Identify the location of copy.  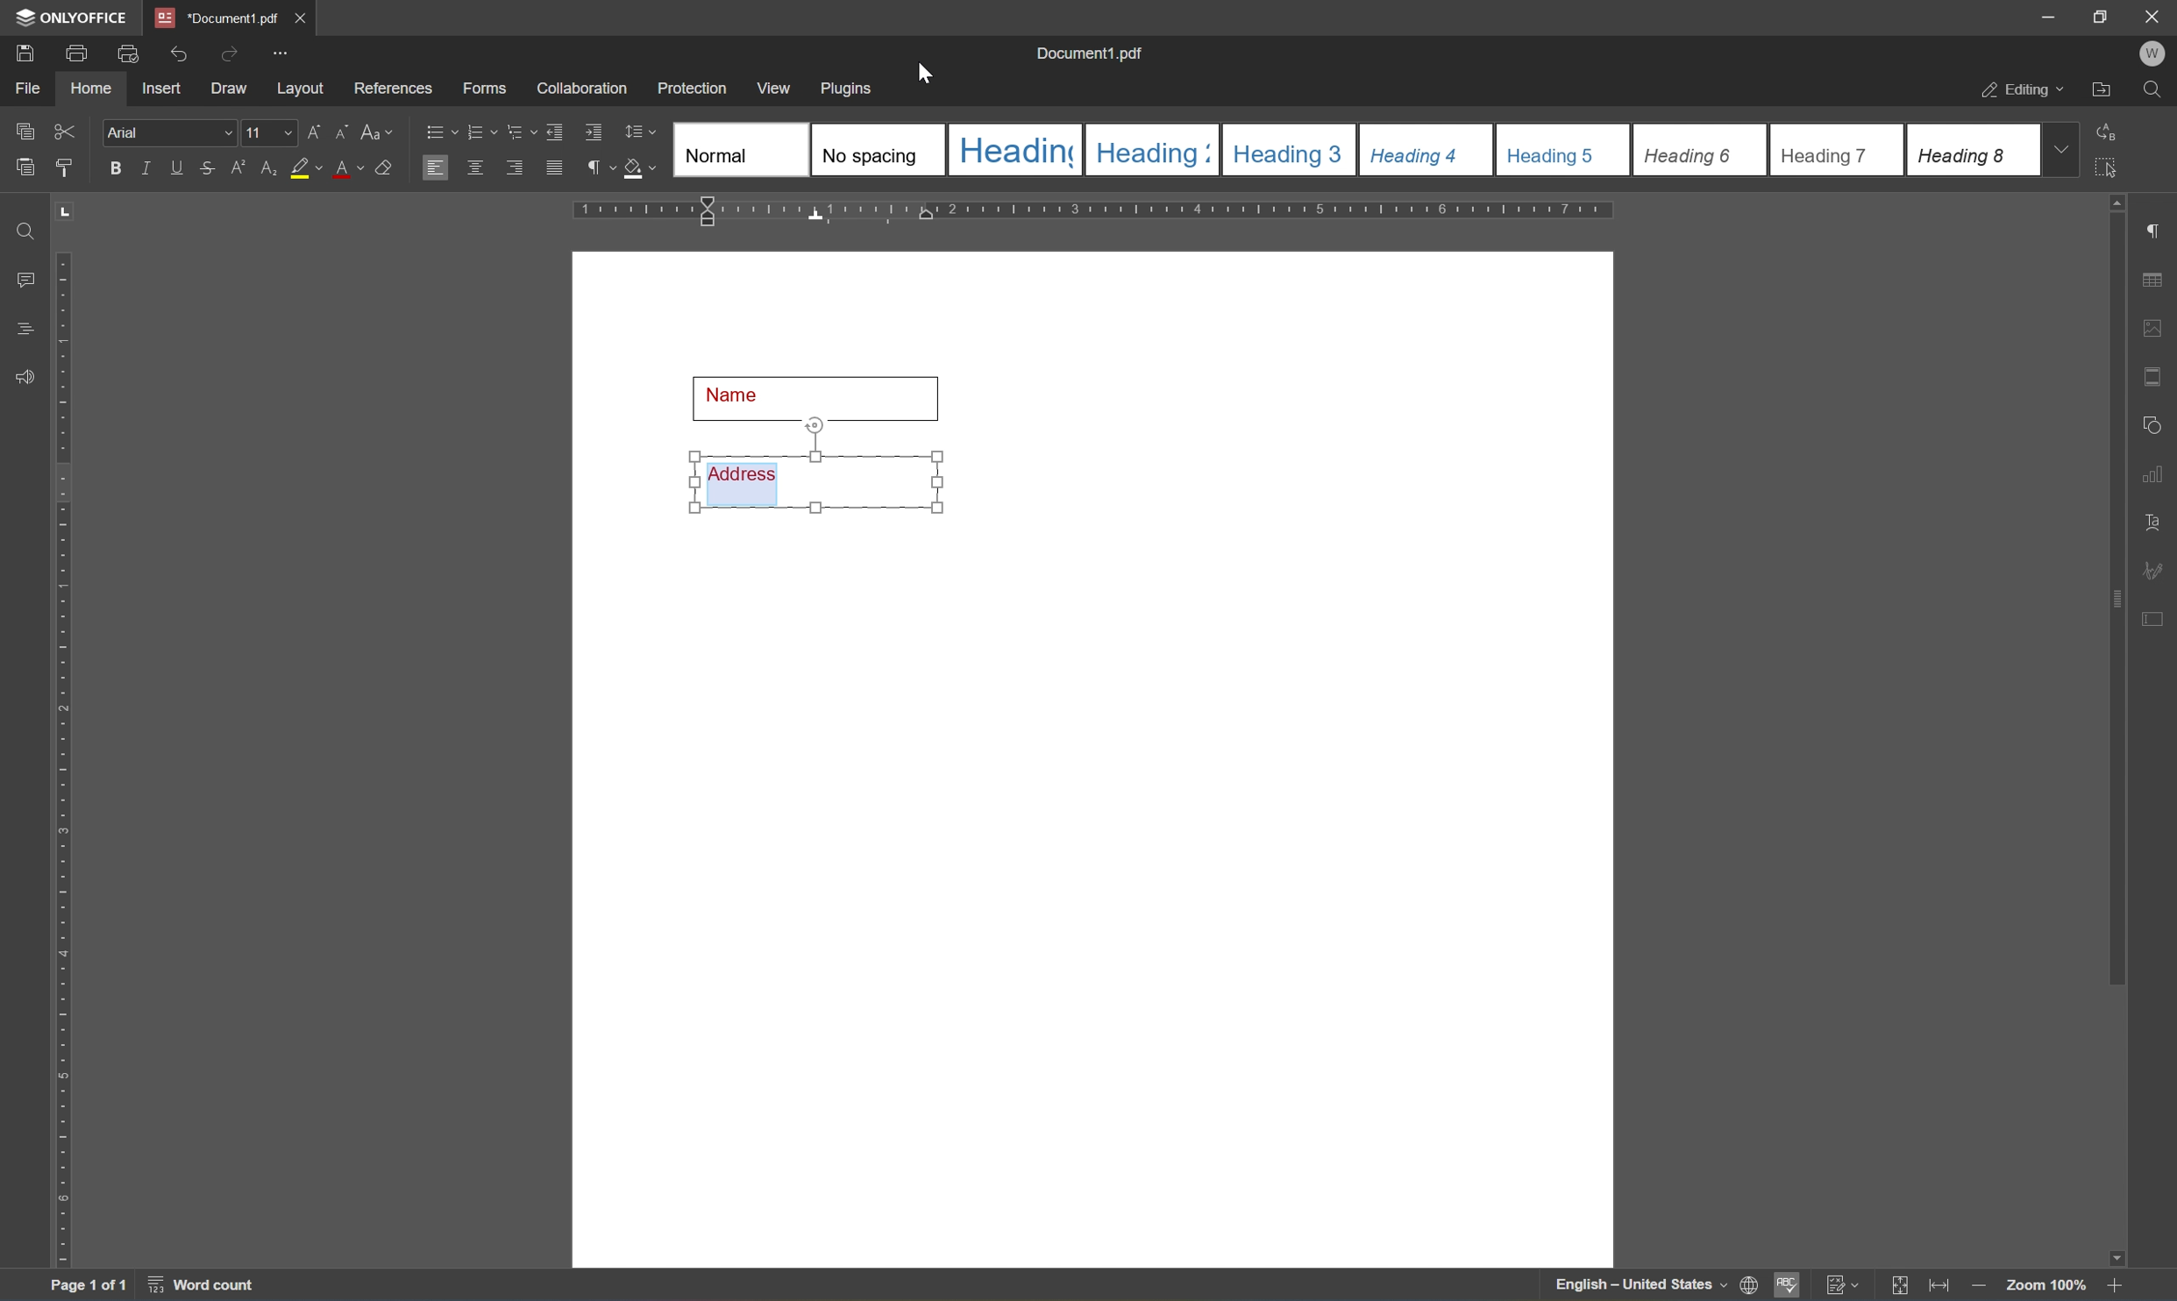
(26, 167).